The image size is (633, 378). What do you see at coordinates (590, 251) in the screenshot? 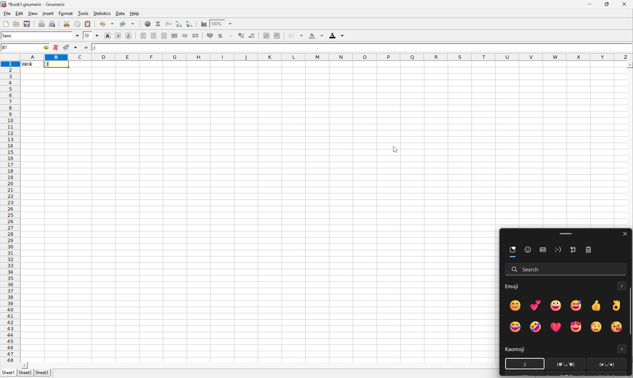
I see `clipboard history` at bounding box center [590, 251].